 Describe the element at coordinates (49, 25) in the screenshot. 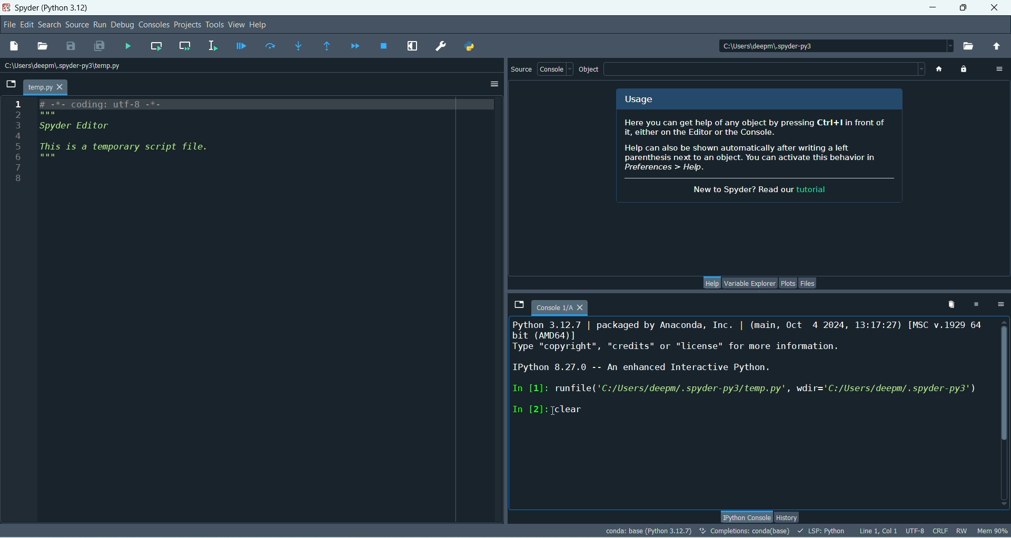

I see `search` at that location.